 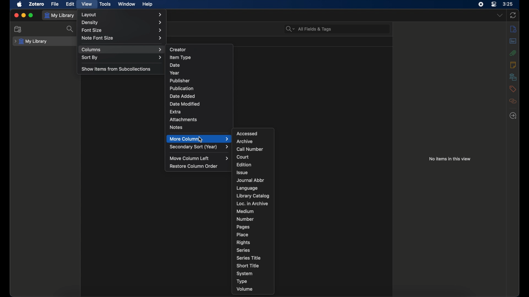 What do you see at coordinates (180, 57) in the screenshot?
I see `item type` at bounding box center [180, 57].